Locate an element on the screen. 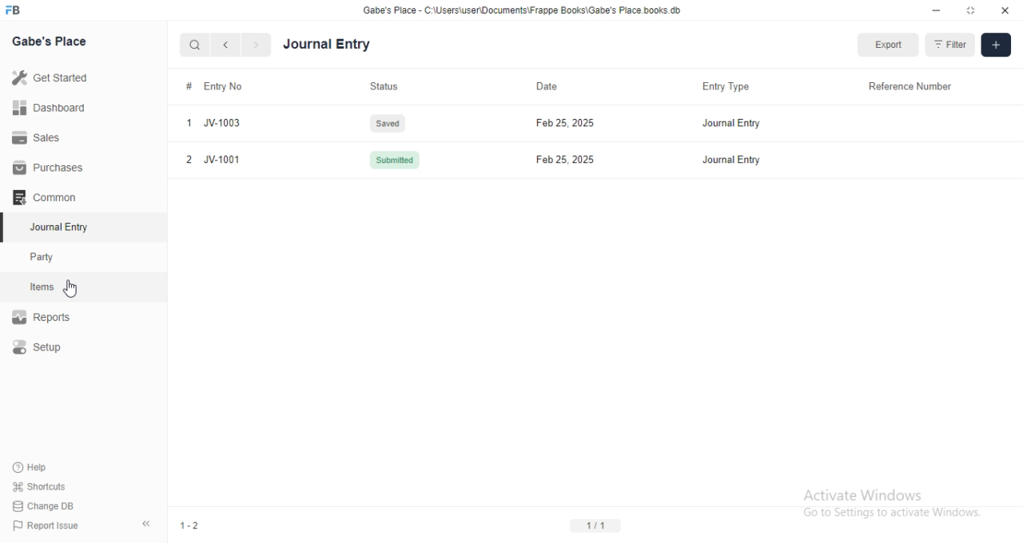  1-2 is located at coordinates (194, 525).